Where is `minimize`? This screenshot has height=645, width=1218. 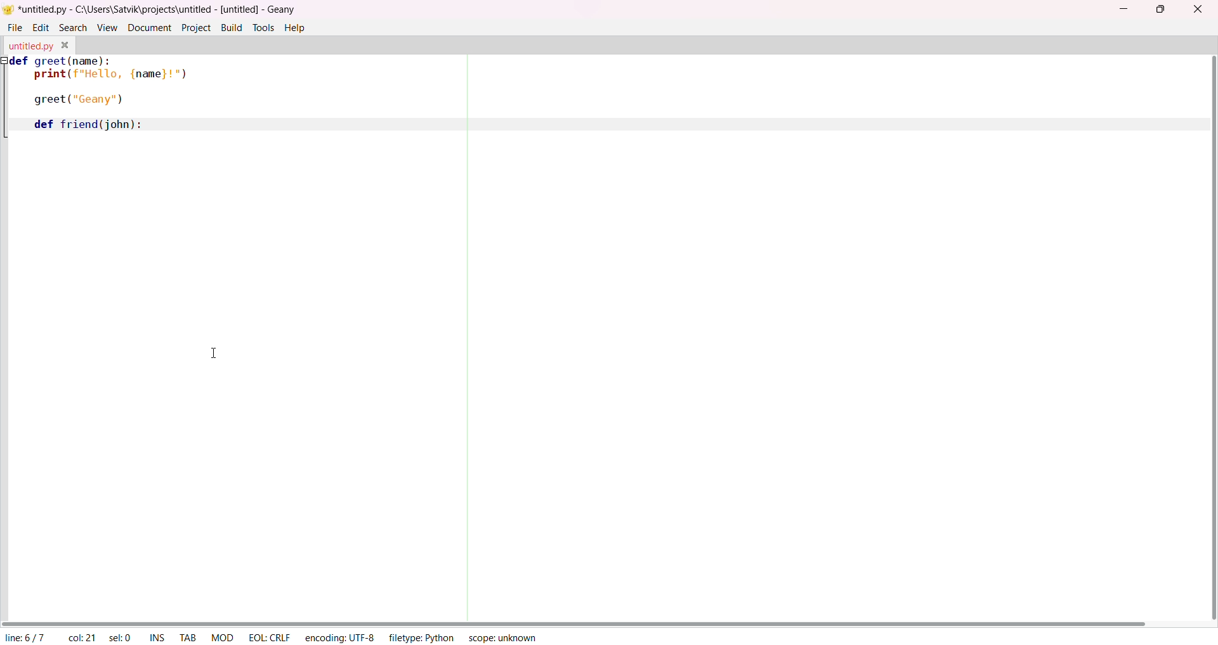
minimize is located at coordinates (1119, 10).